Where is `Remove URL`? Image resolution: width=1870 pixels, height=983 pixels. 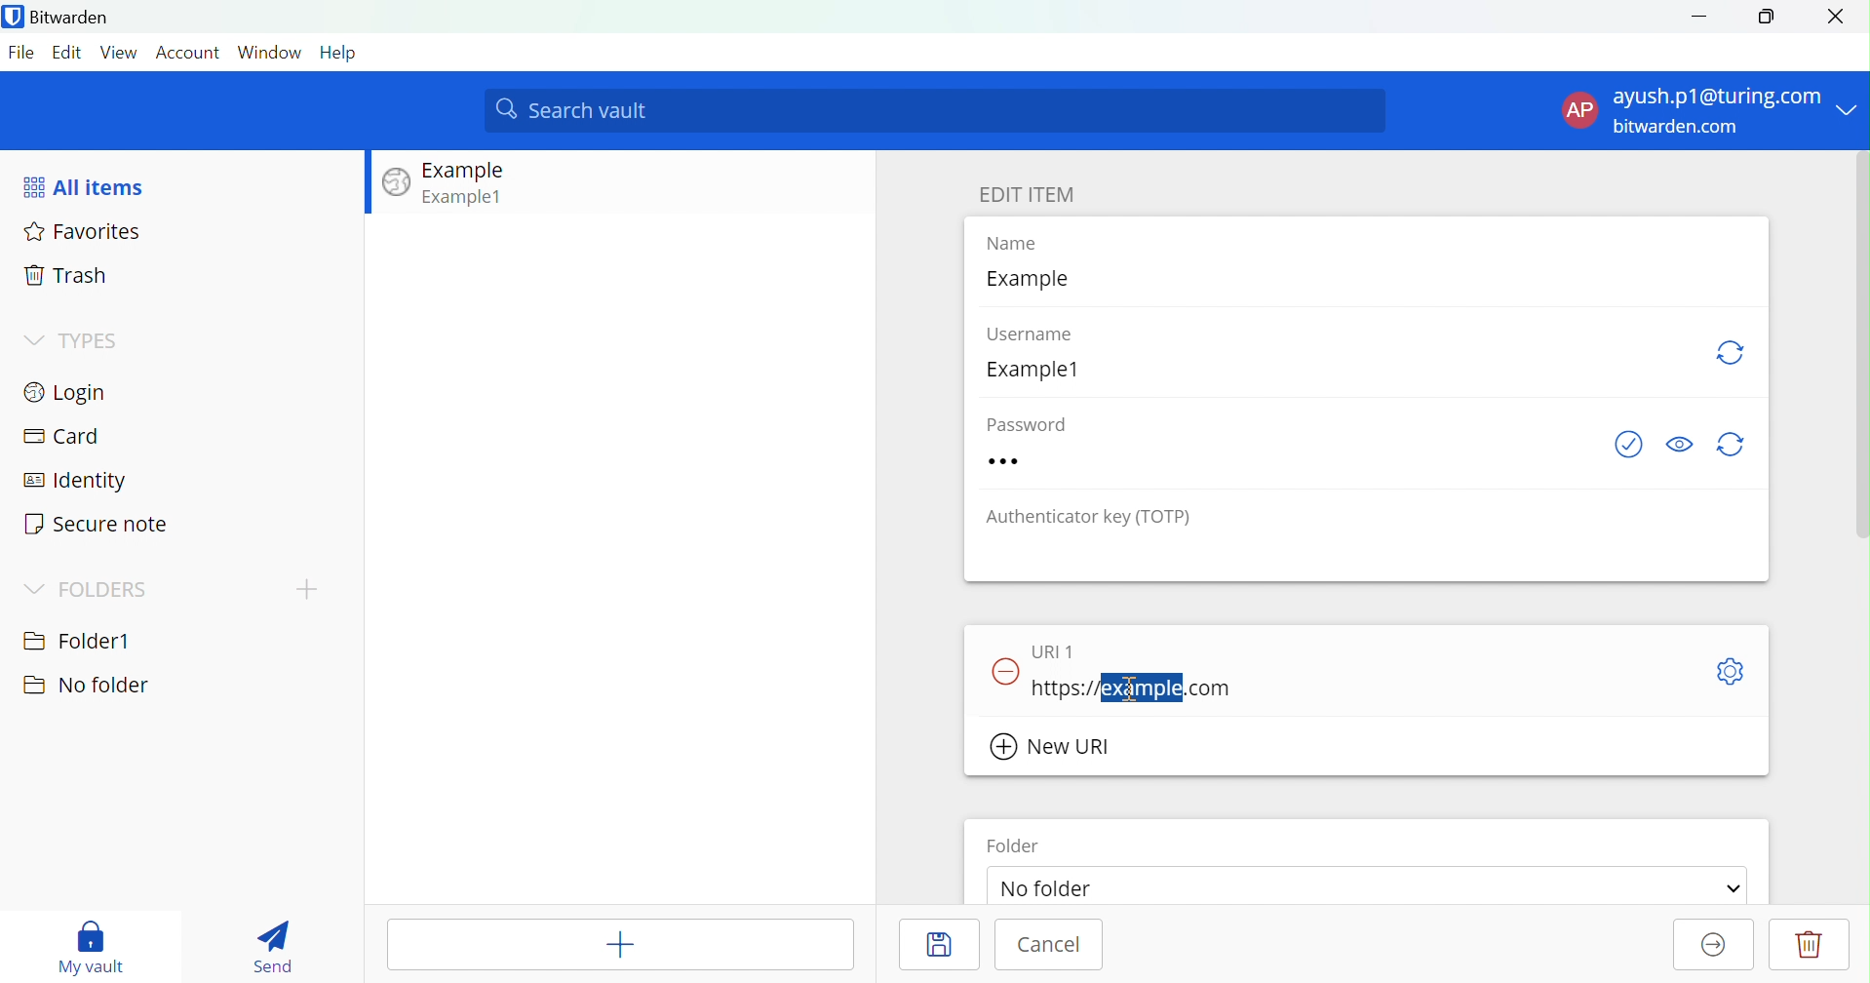
Remove URL is located at coordinates (1006, 668).